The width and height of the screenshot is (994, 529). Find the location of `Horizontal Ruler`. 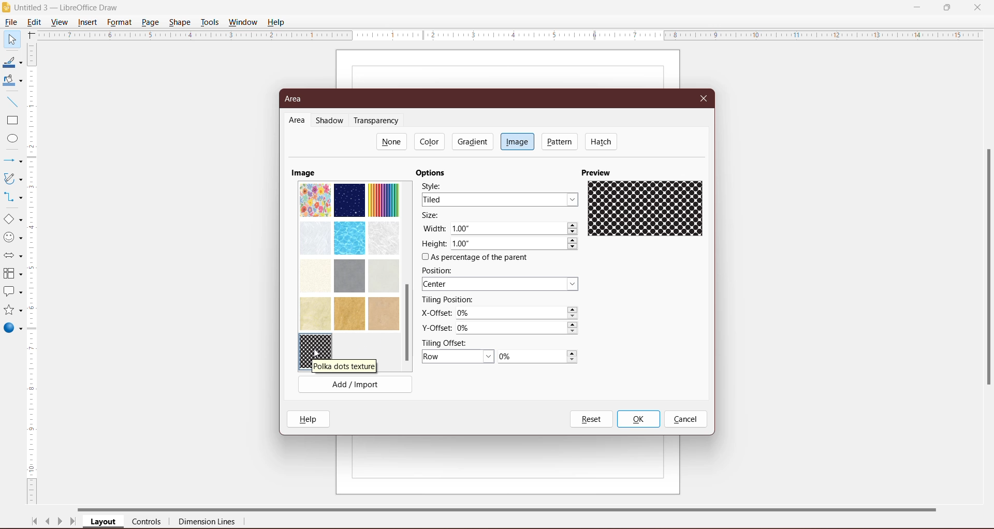

Horizontal Ruler is located at coordinates (510, 35).